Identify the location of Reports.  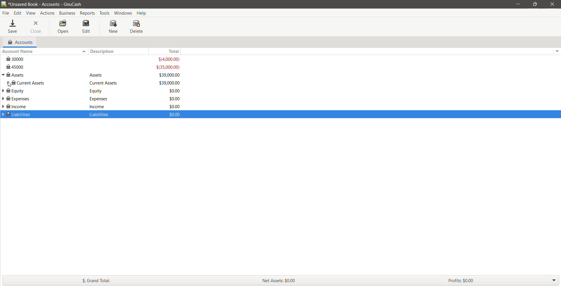
(88, 13).